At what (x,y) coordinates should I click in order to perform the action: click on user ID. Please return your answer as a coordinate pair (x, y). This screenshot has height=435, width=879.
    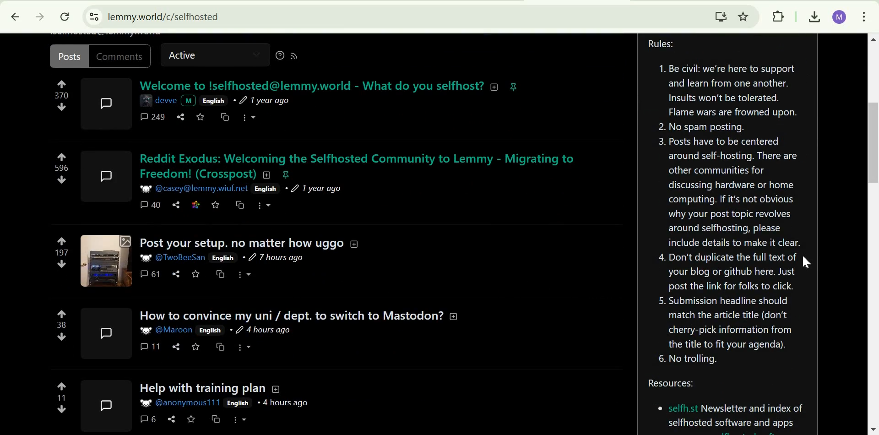
    Looking at the image, I should click on (202, 189).